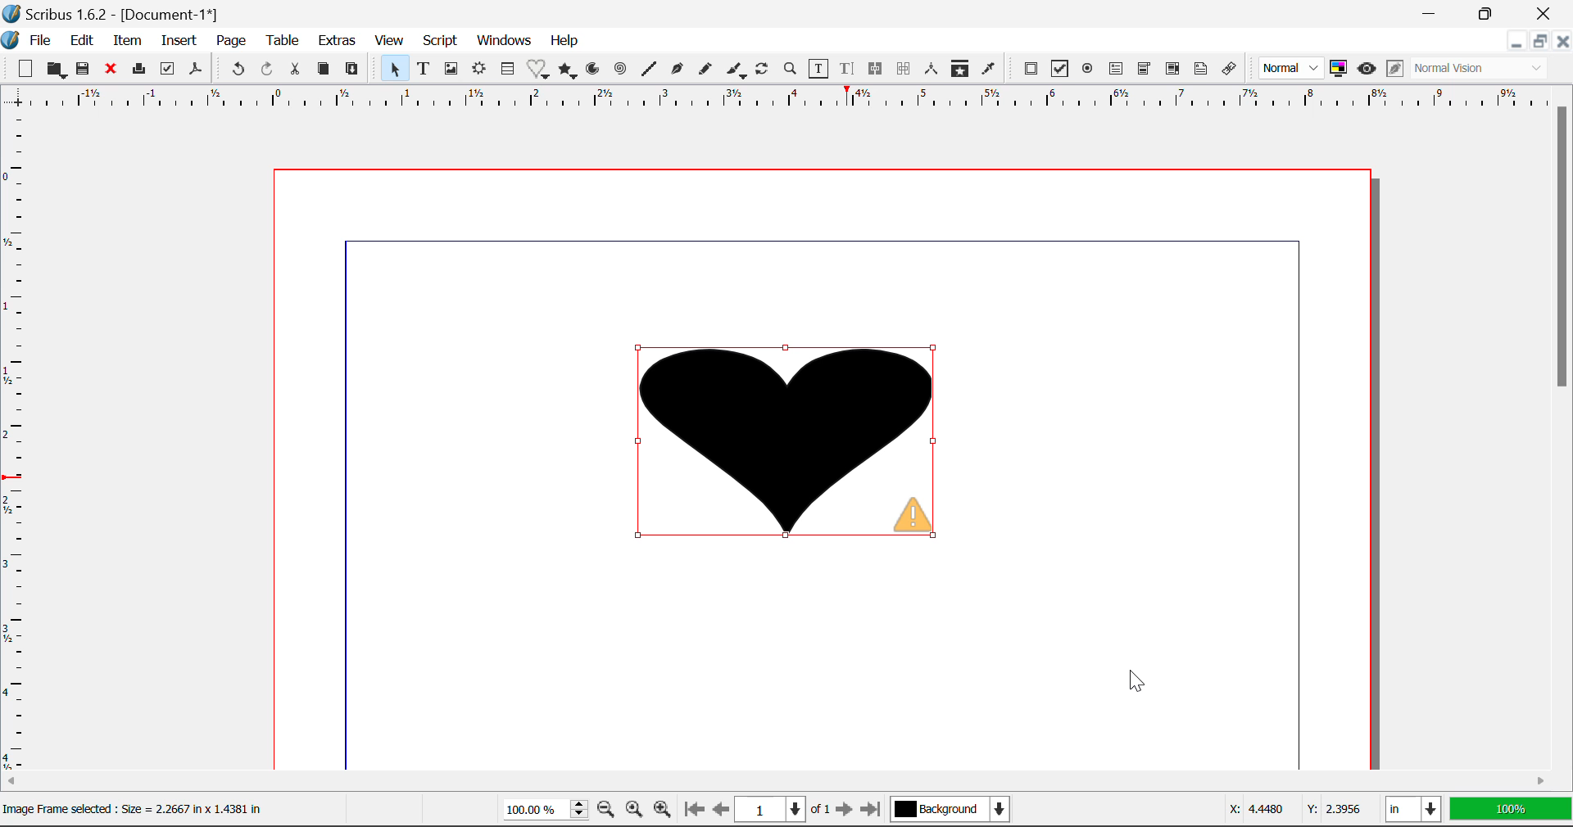 This screenshot has width=1573, height=827. I want to click on Last Page, so click(873, 810).